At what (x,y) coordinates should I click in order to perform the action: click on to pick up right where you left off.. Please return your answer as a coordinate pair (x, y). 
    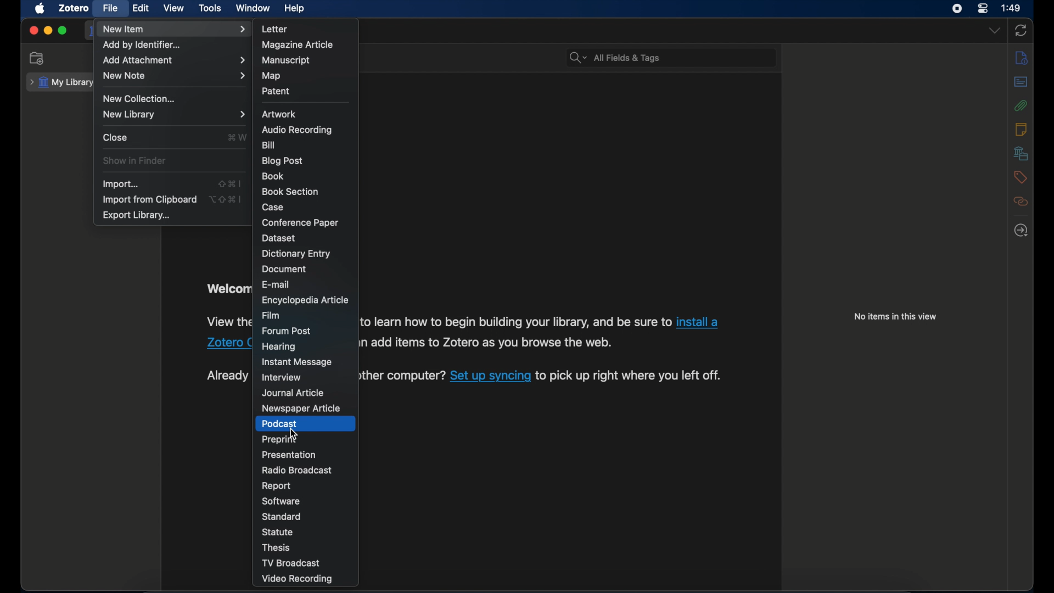
    Looking at the image, I should click on (630, 376).